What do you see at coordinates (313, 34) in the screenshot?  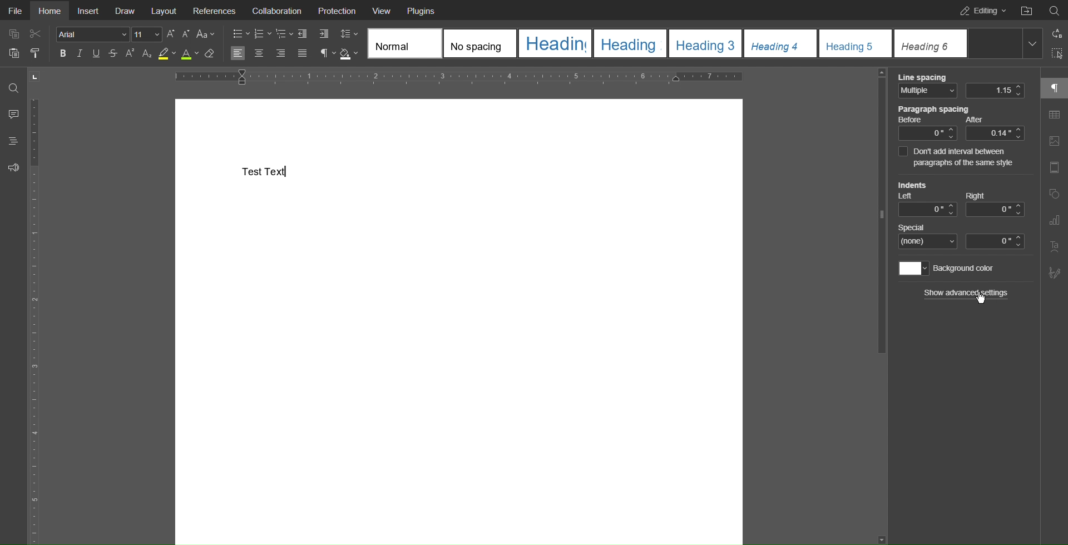 I see `Indents` at bounding box center [313, 34].